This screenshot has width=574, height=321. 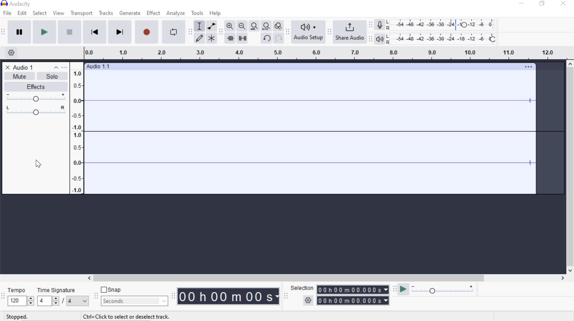 What do you see at coordinates (325, 132) in the screenshot?
I see `Audio Track` at bounding box center [325, 132].